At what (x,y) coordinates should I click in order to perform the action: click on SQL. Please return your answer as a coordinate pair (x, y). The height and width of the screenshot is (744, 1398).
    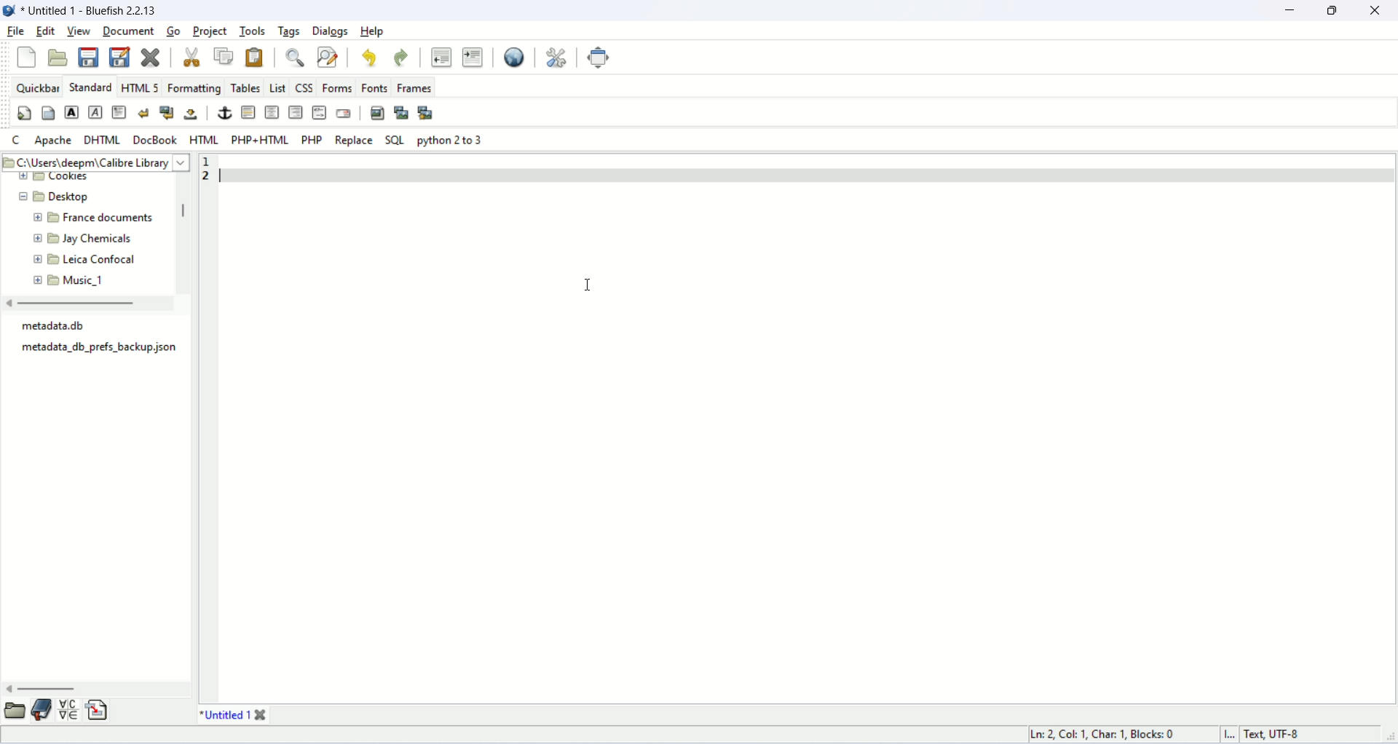
    Looking at the image, I should click on (395, 139).